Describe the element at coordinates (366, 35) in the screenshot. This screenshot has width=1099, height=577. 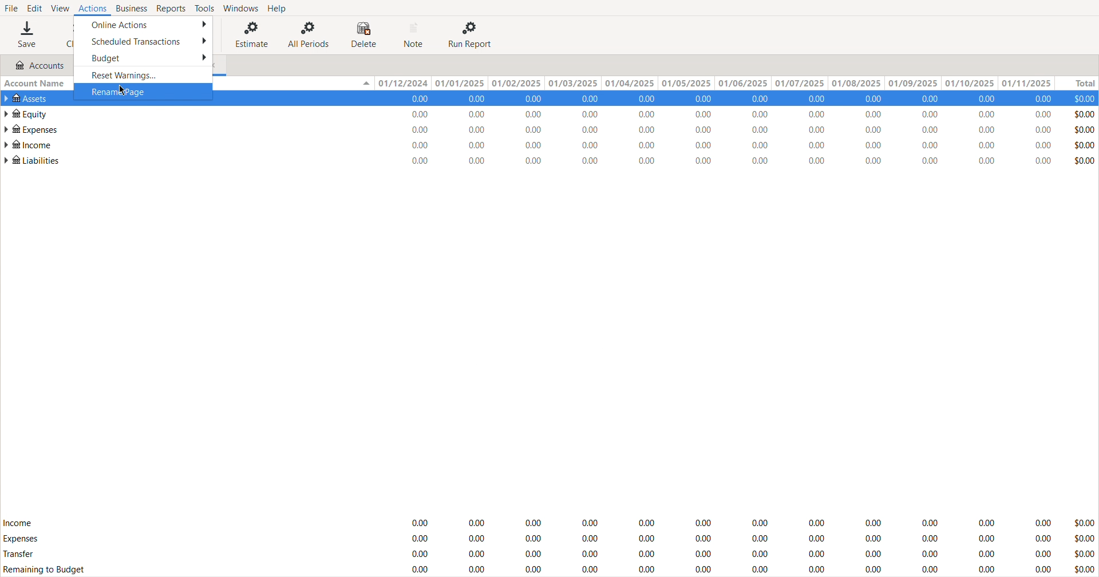
I see `Delete` at that location.